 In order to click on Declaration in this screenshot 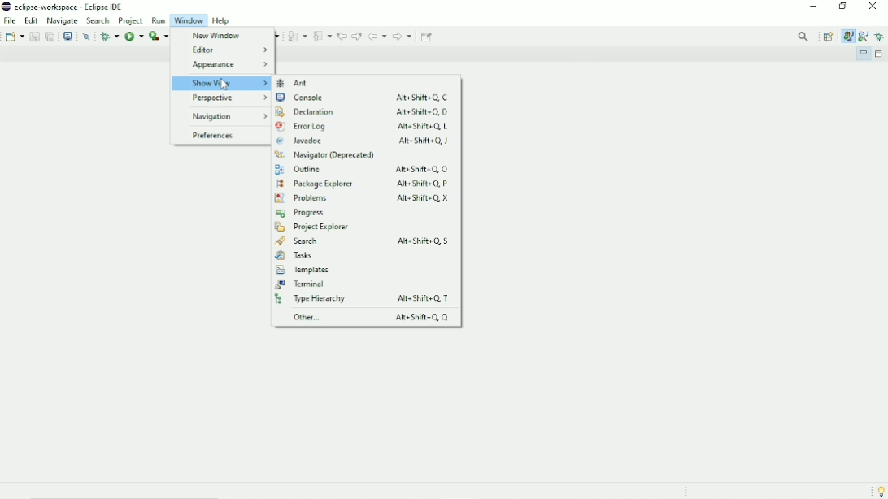, I will do `click(361, 111)`.